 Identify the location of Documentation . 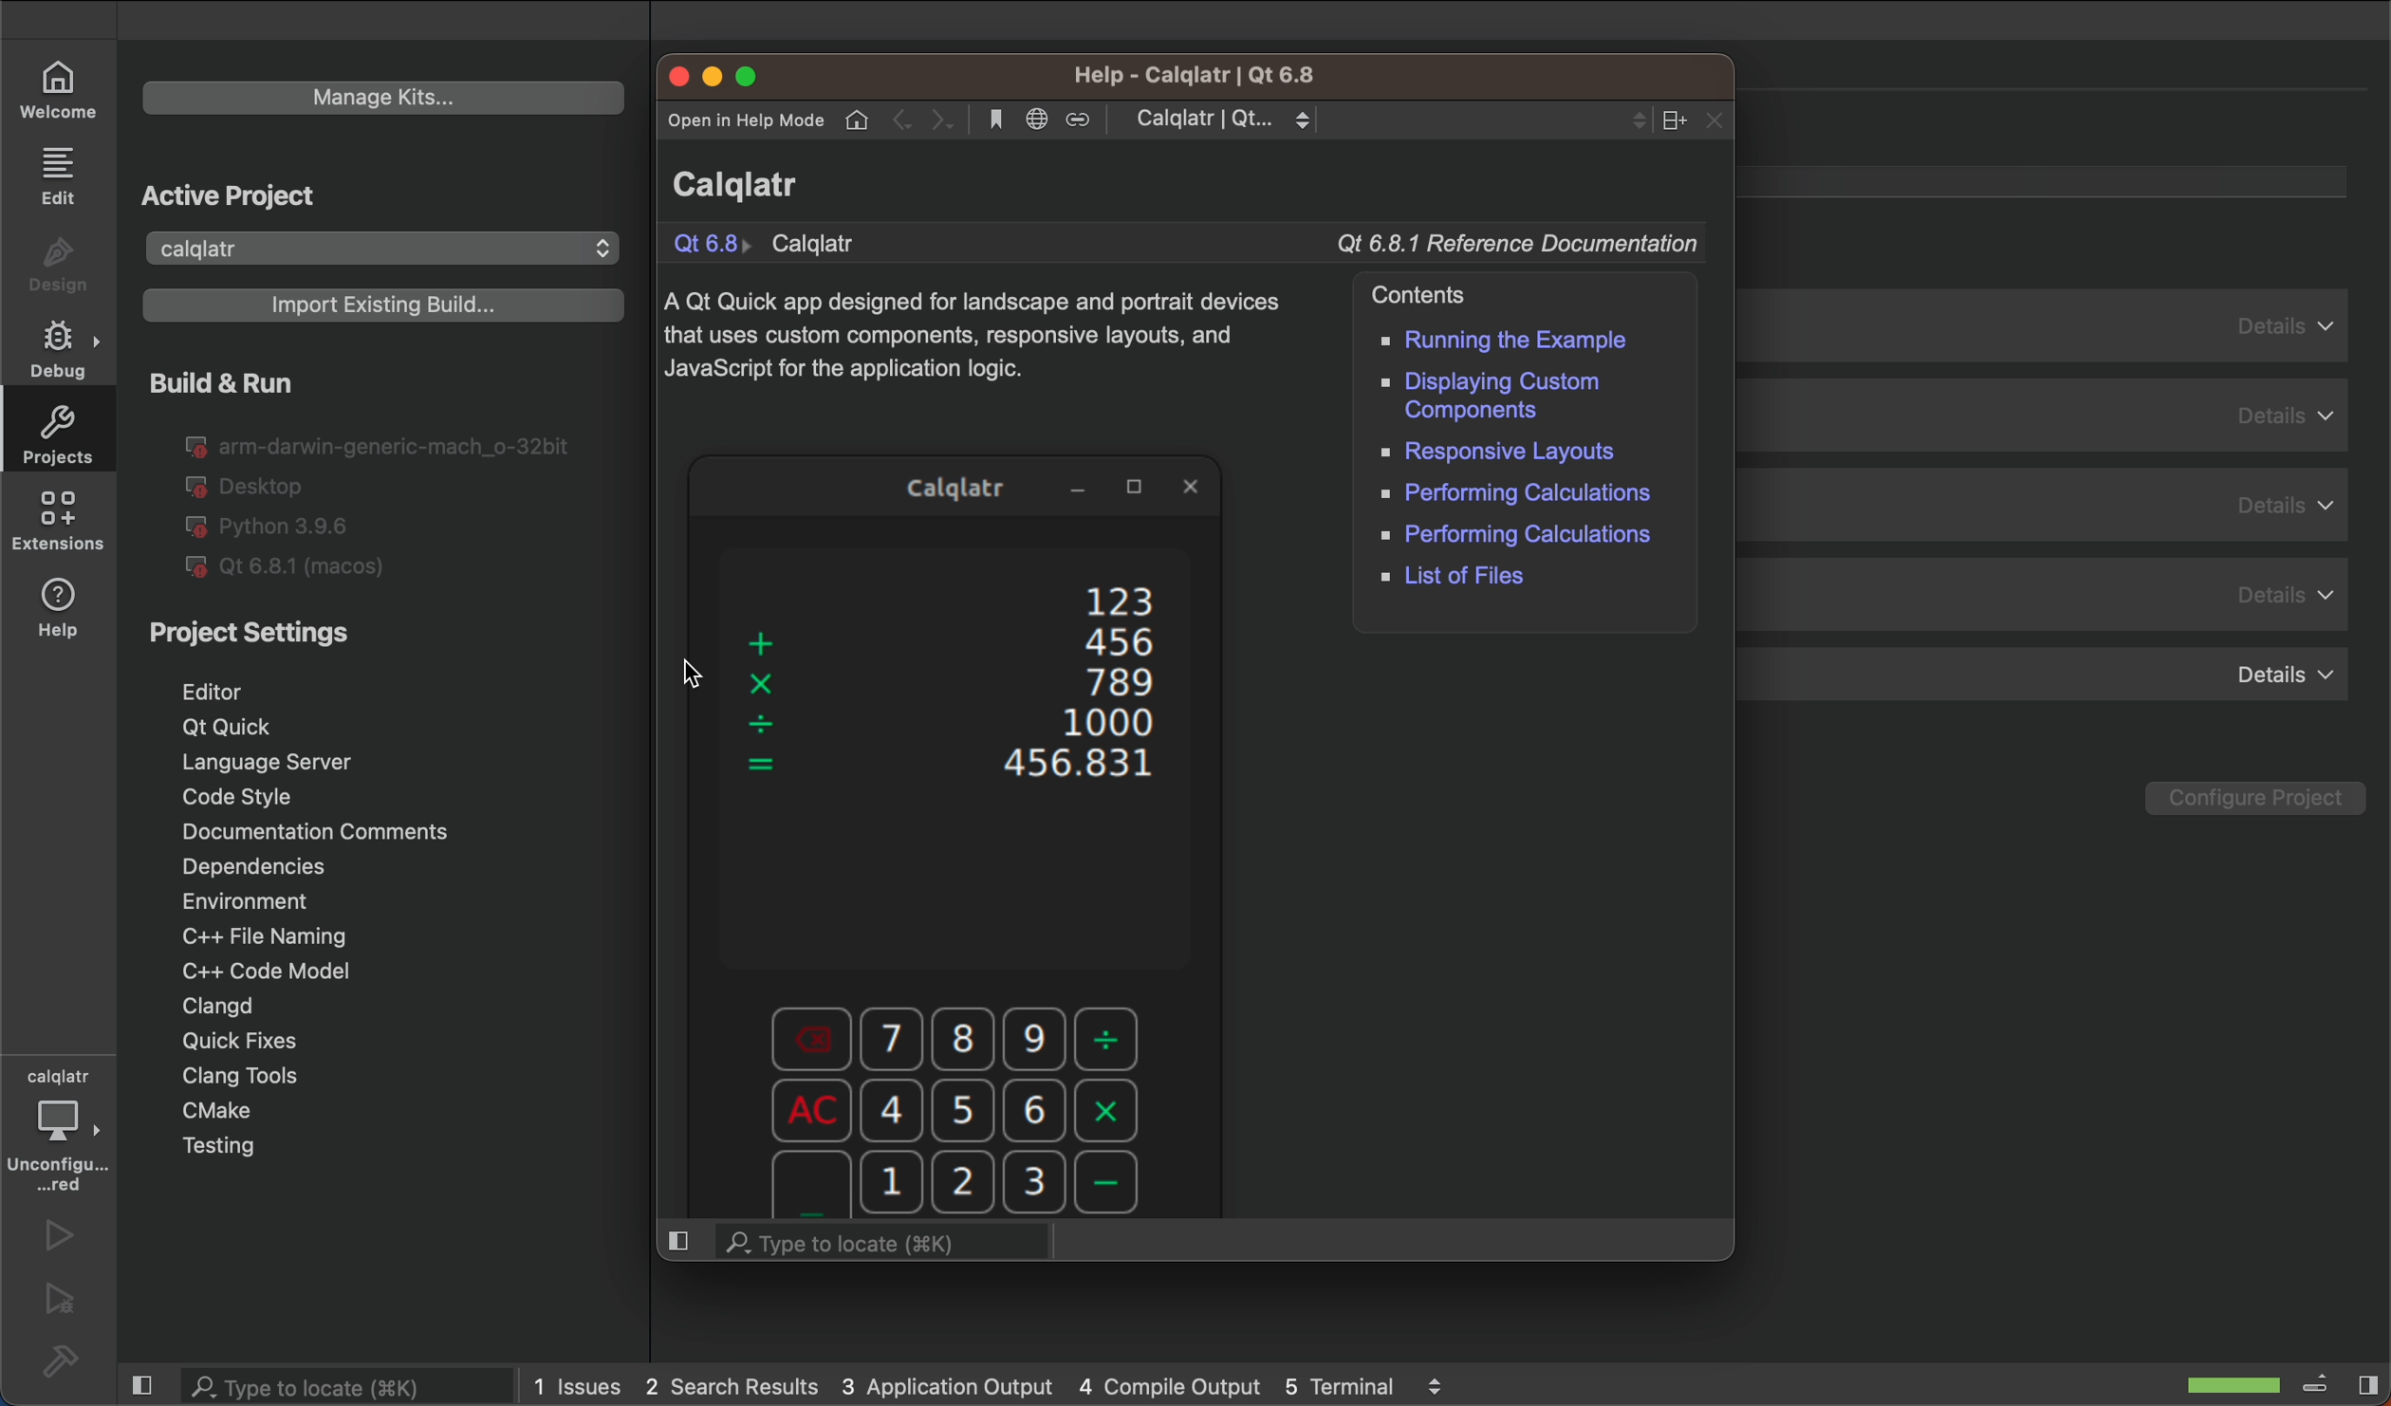
(1512, 237).